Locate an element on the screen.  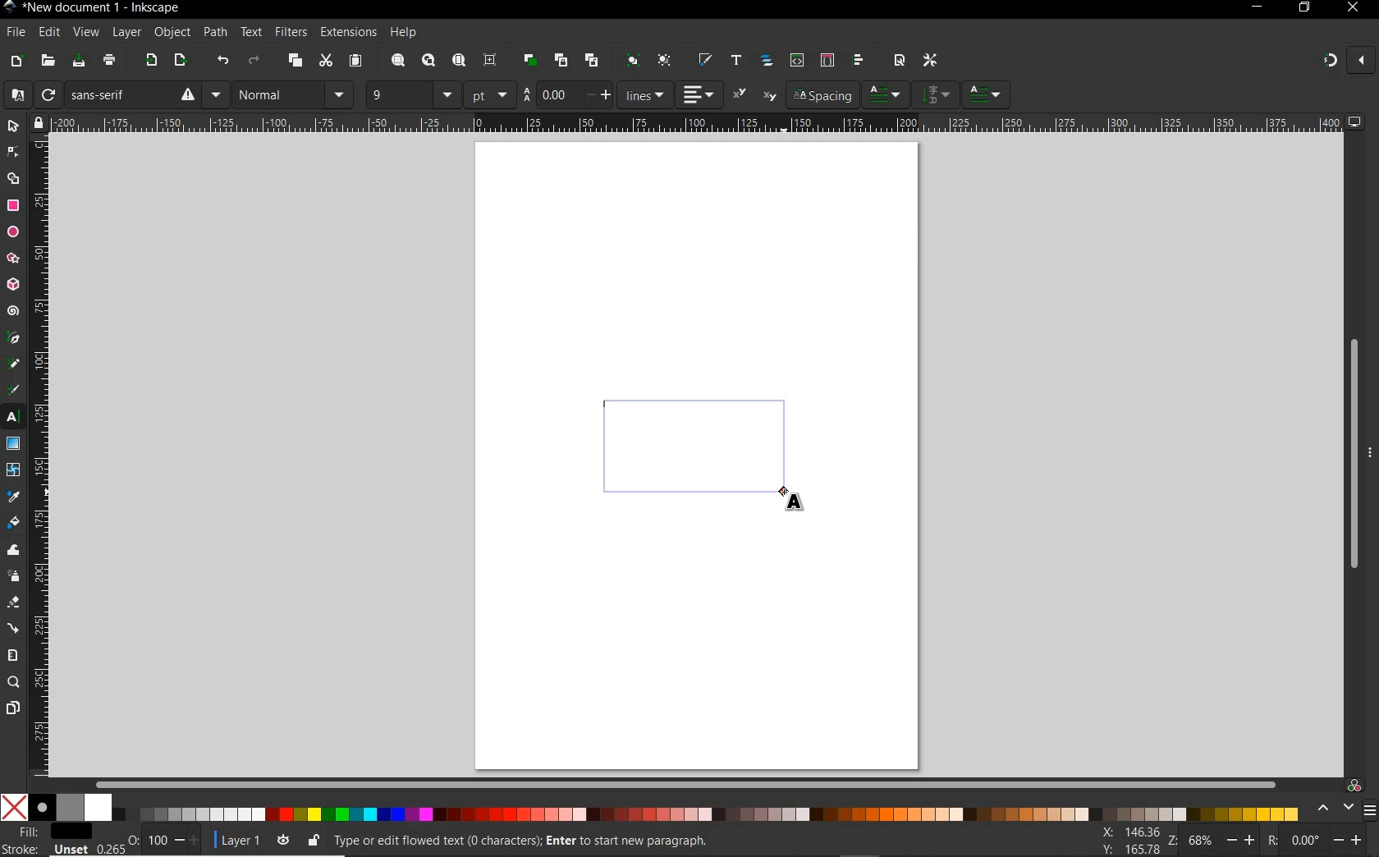
color scroll options is located at coordinates (1331, 809).